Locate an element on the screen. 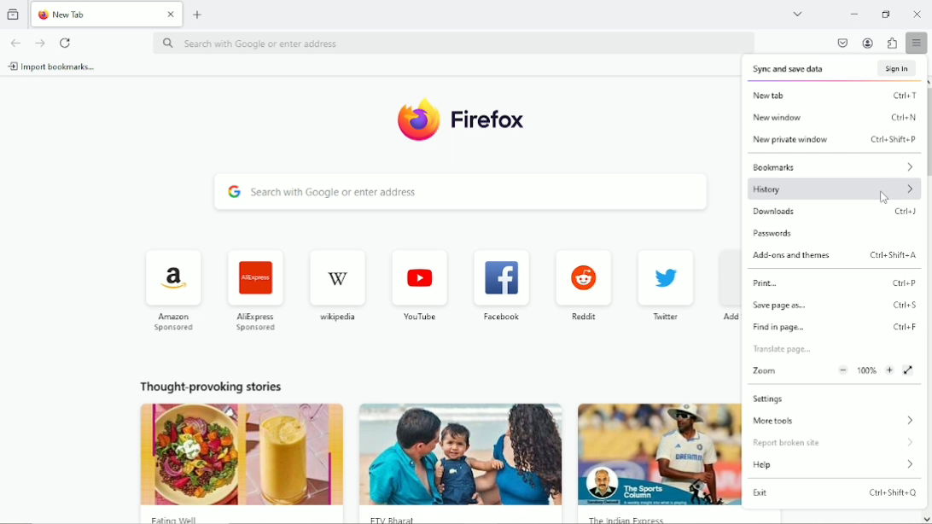  extensions is located at coordinates (892, 44).